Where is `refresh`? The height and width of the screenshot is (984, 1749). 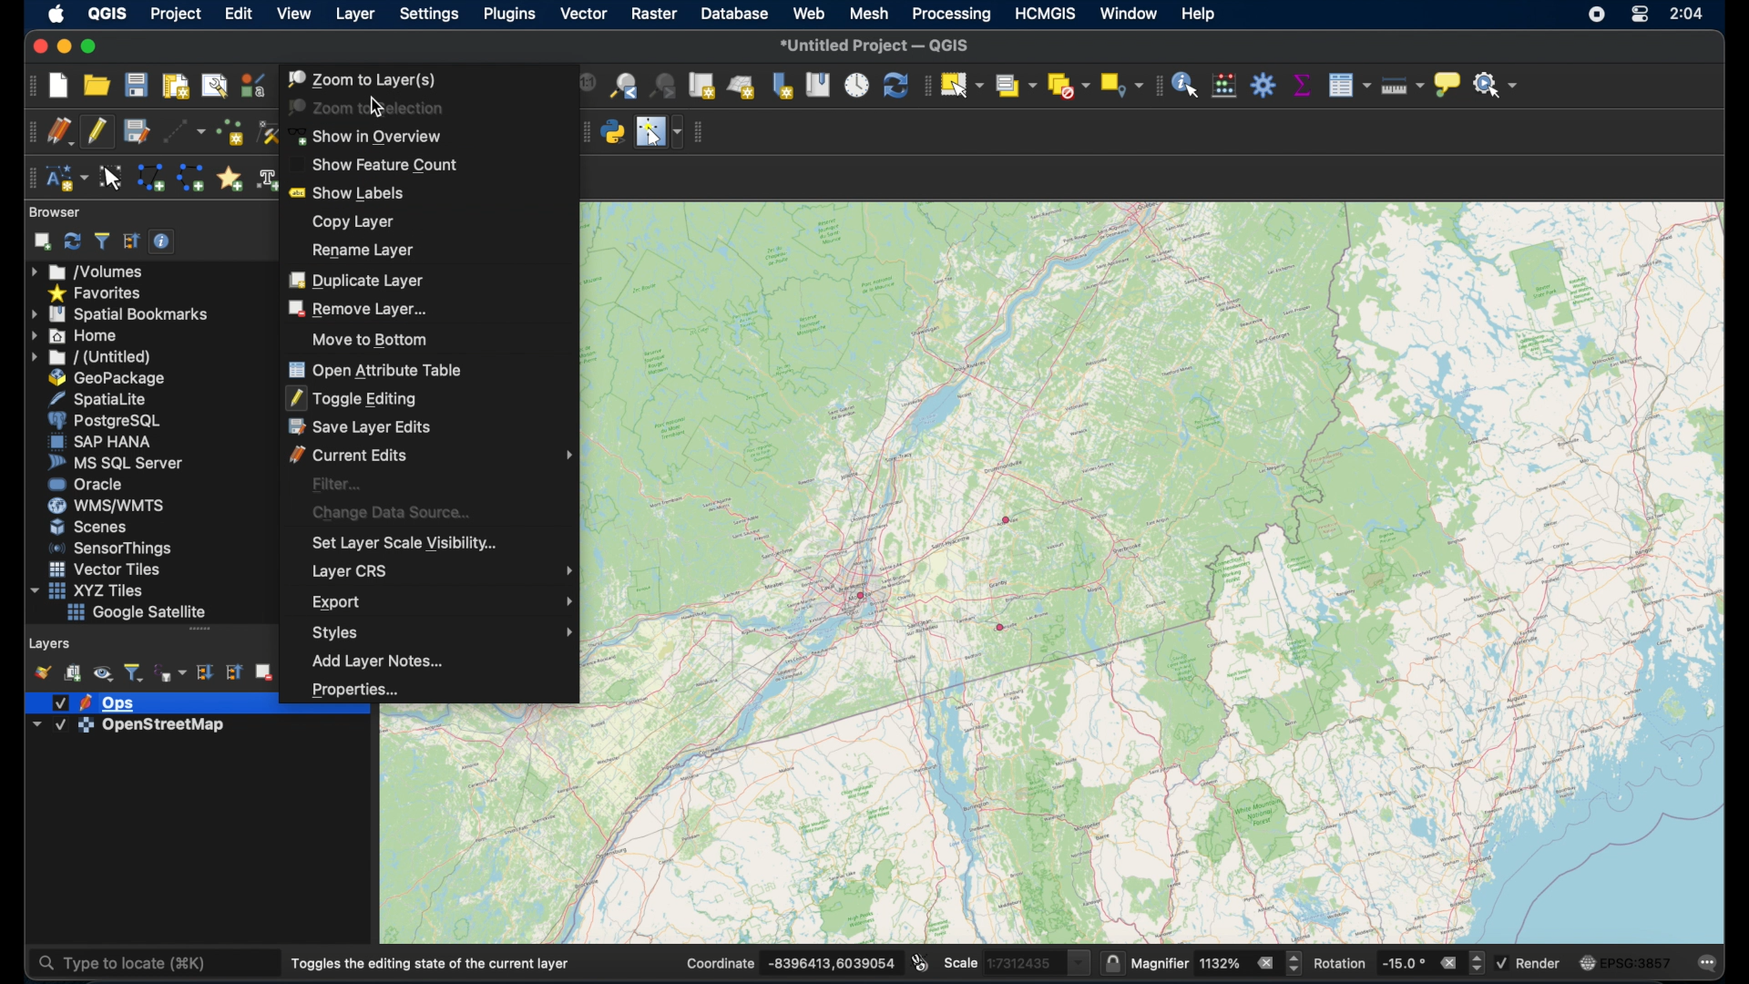 refresh is located at coordinates (75, 240).